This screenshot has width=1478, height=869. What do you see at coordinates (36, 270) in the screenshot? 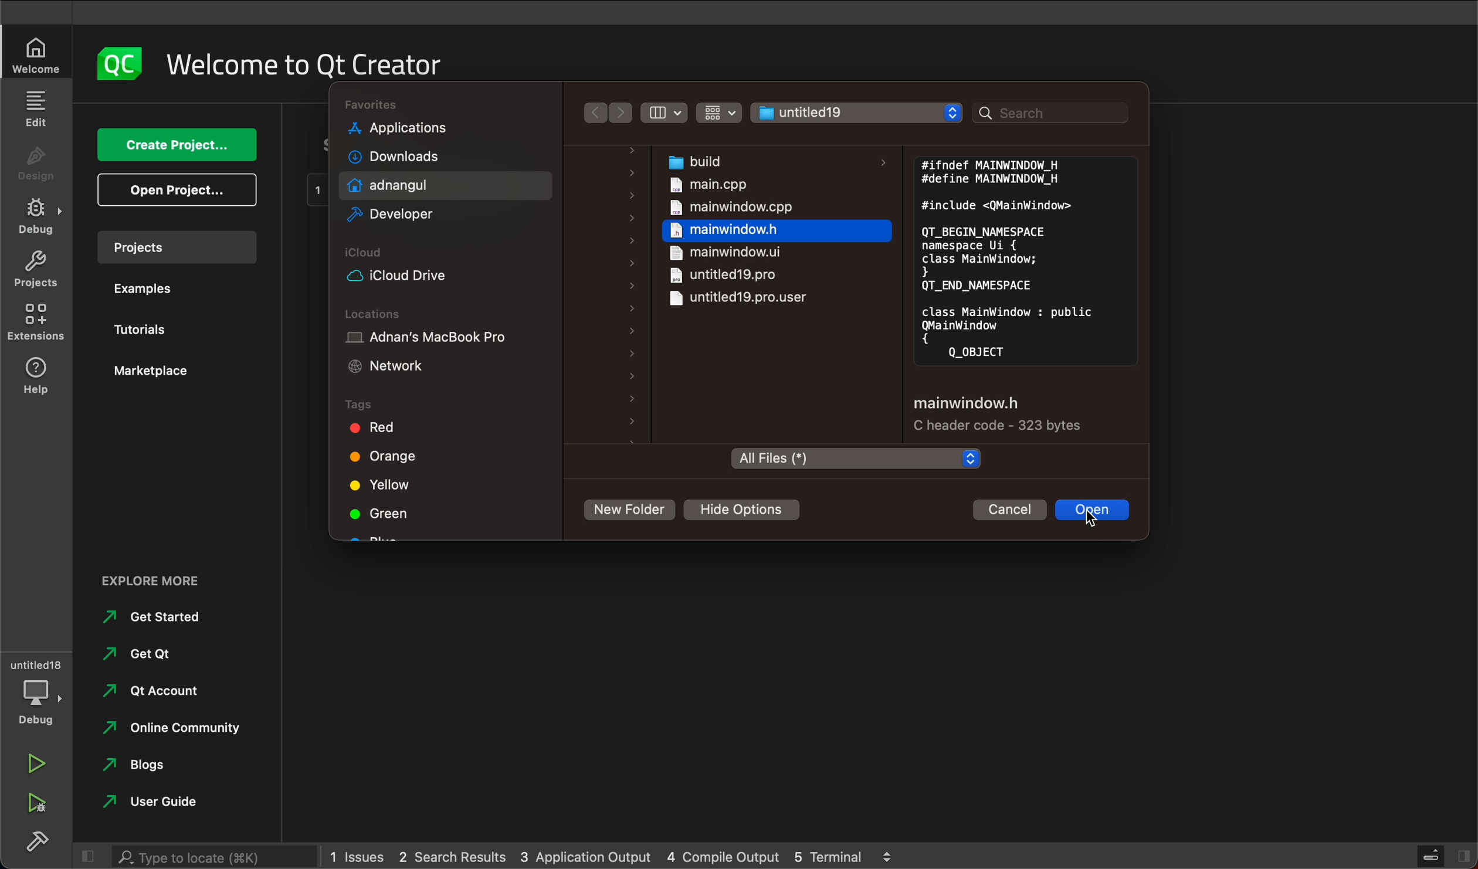
I see `projects` at bounding box center [36, 270].